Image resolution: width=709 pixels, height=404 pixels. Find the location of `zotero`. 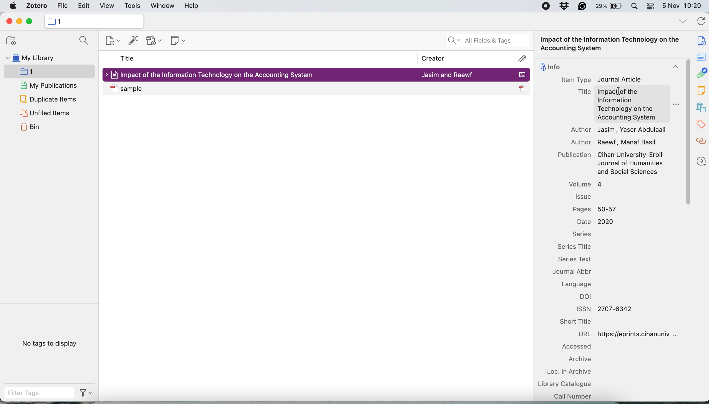

zotero is located at coordinates (35, 6).